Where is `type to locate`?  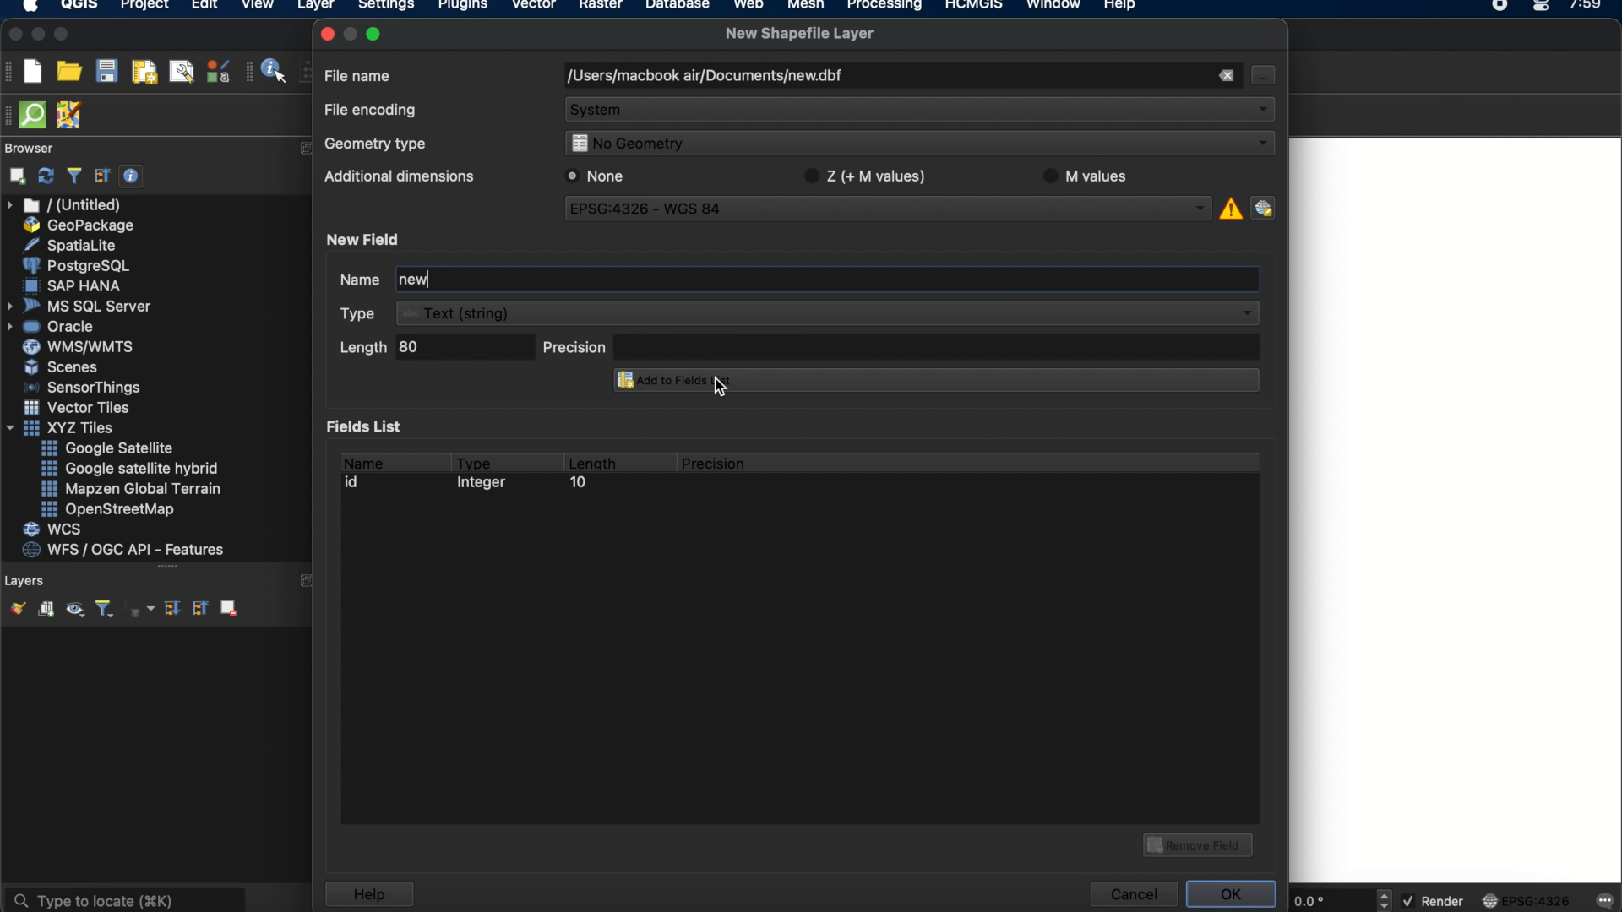
type to locate is located at coordinates (124, 898).